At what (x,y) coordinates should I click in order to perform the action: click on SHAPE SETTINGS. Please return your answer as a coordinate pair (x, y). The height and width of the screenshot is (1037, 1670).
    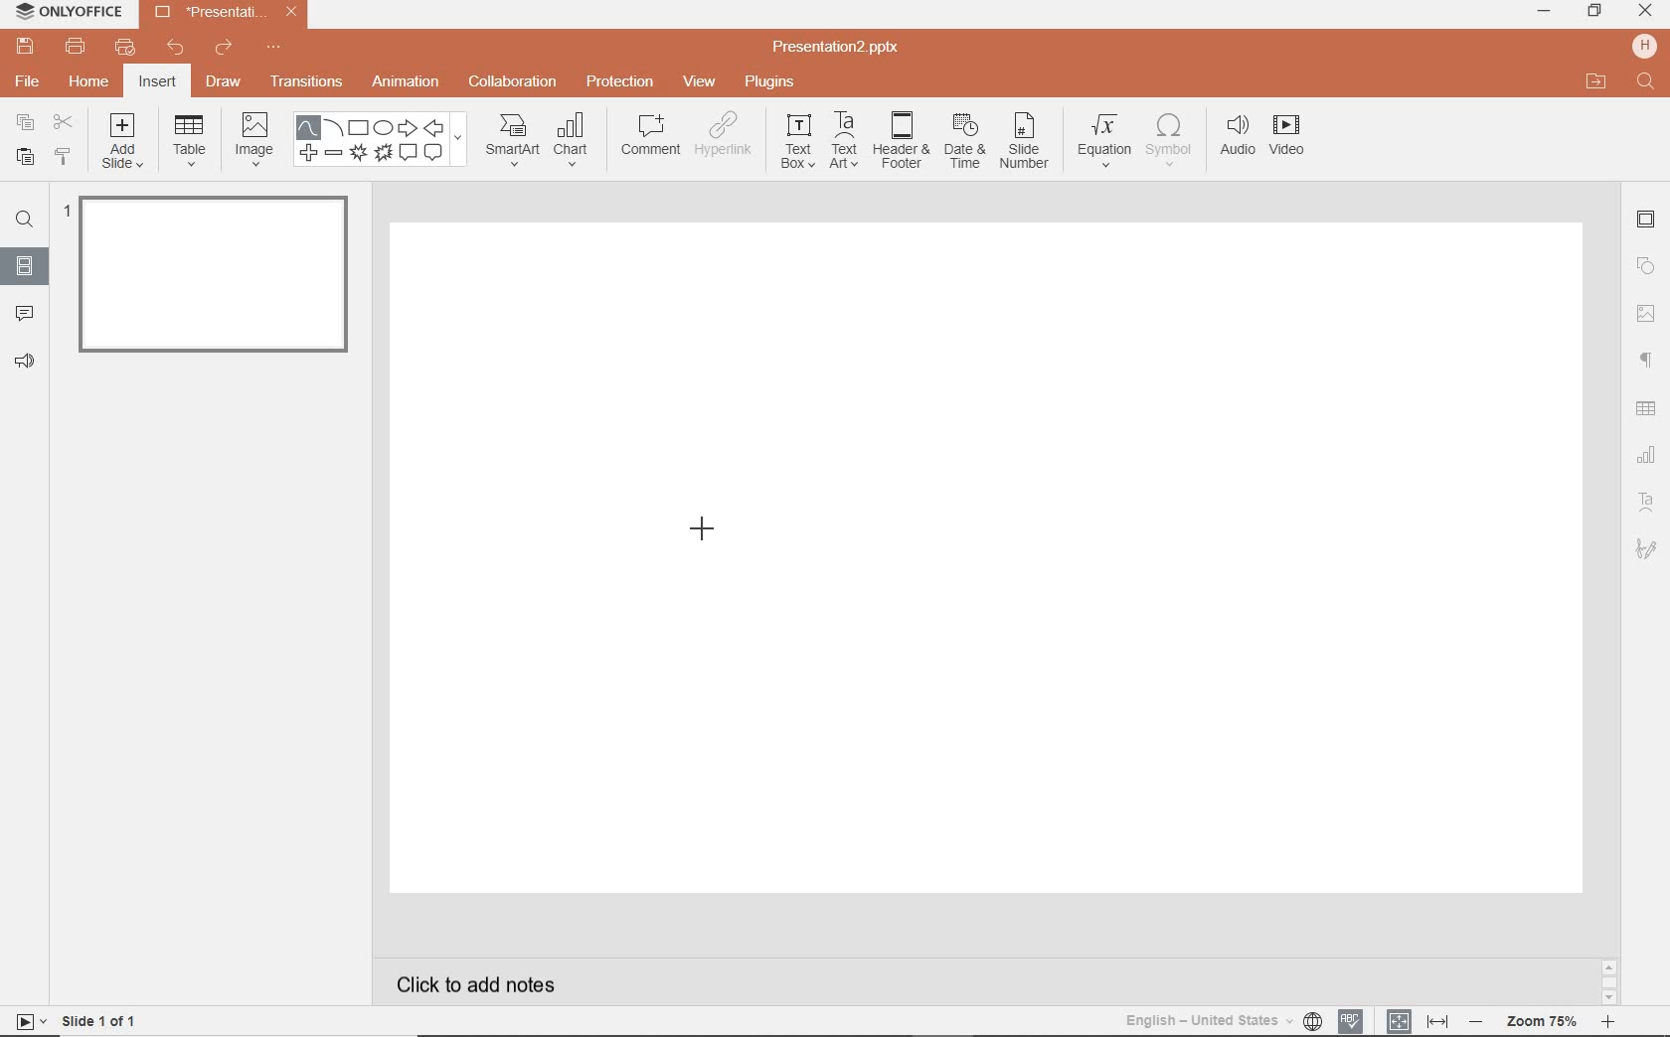
    Looking at the image, I should click on (1647, 266).